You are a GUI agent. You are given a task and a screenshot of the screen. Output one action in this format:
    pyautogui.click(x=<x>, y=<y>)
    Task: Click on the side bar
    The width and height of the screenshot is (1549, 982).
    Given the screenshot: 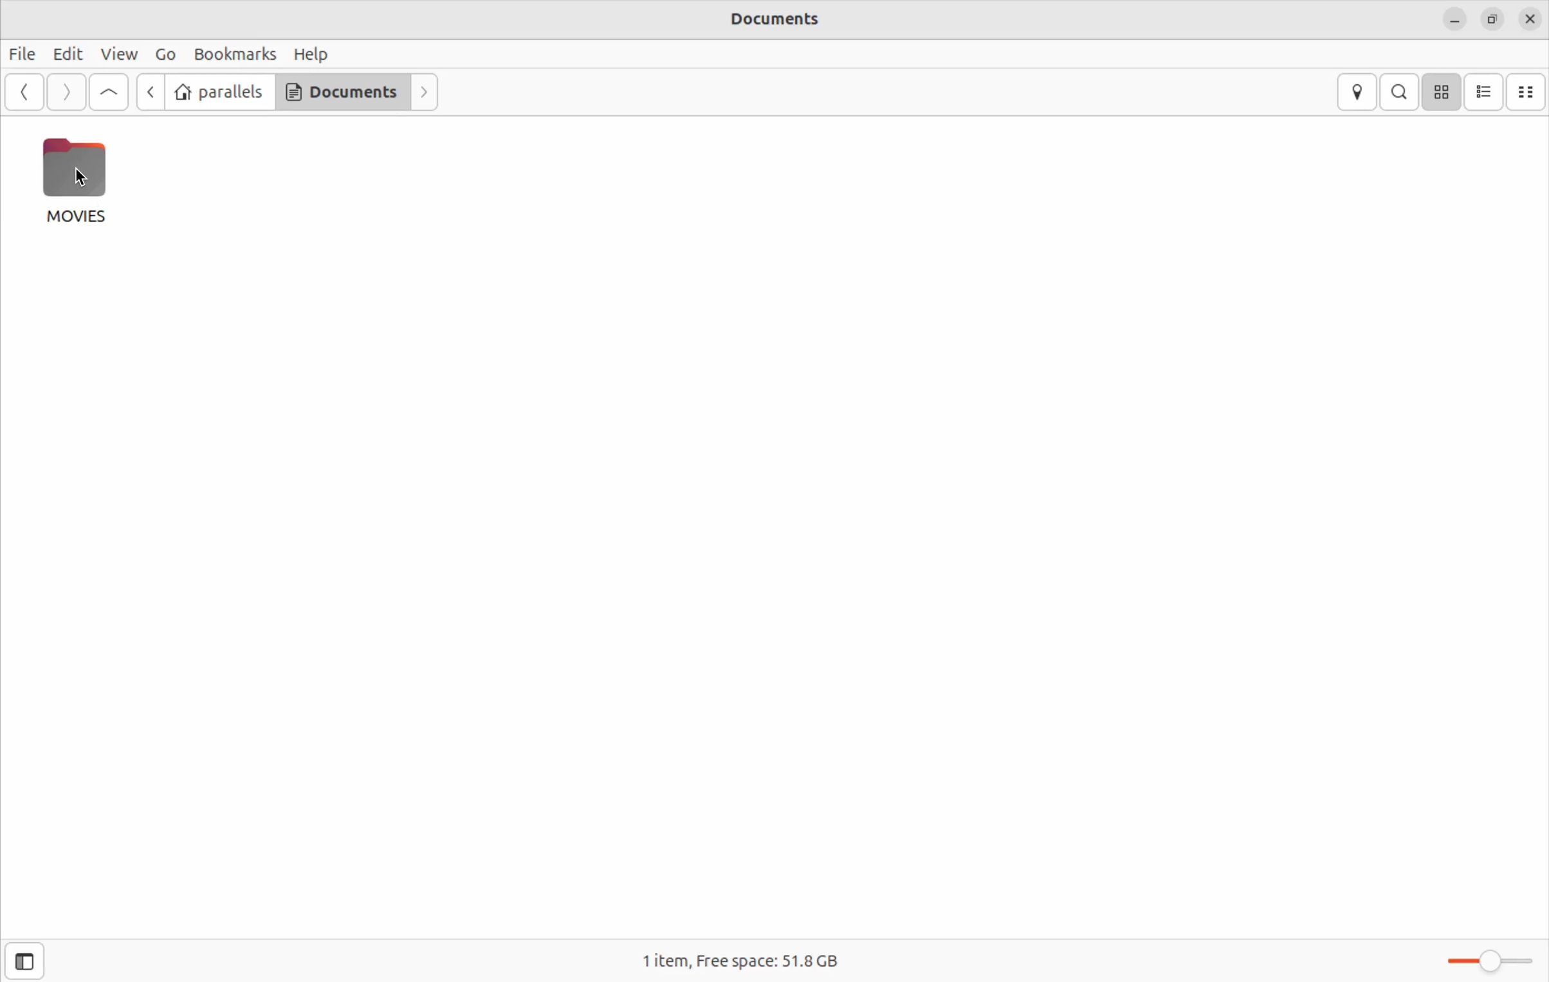 What is the action you would take?
    pyautogui.click(x=24, y=963)
    